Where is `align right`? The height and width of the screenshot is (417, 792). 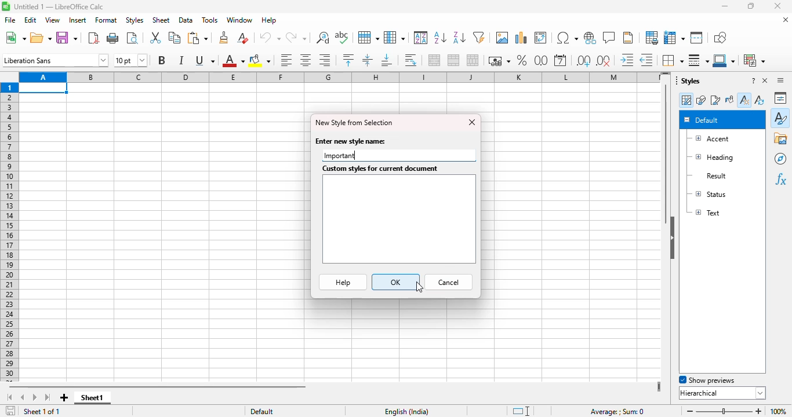
align right is located at coordinates (324, 60).